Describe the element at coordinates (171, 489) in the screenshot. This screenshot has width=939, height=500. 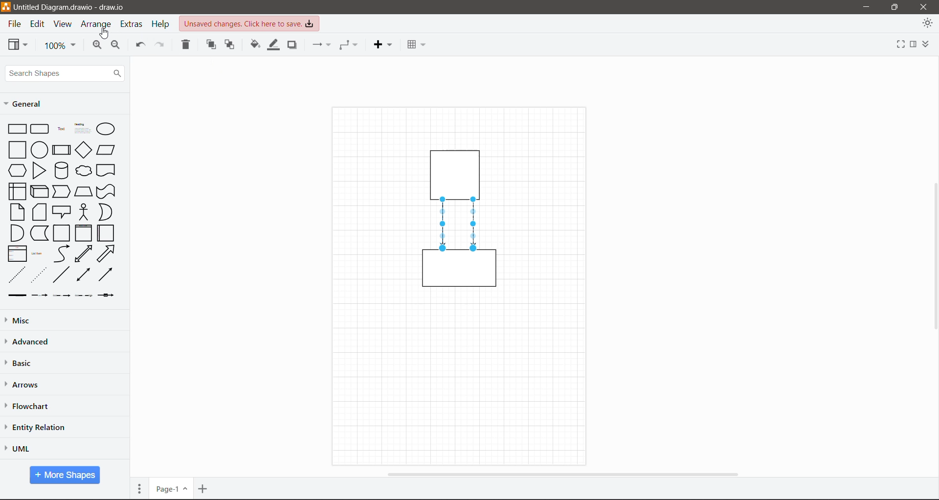
I see `Page Number` at that location.